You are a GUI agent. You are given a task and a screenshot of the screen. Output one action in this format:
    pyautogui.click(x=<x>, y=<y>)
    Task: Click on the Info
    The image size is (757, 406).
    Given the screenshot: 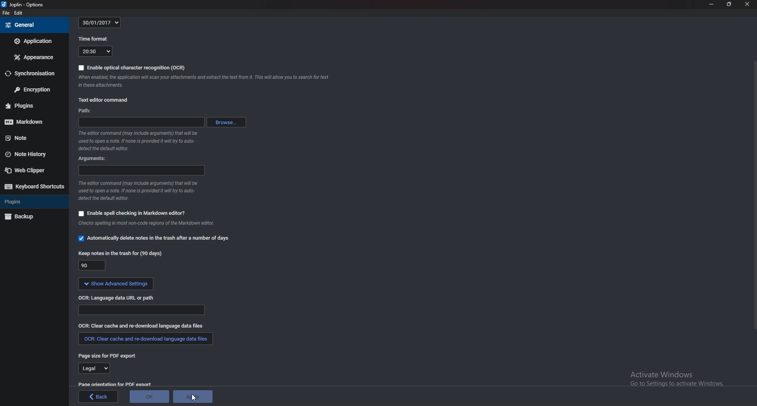 What is the action you would take?
    pyautogui.click(x=141, y=140)
    